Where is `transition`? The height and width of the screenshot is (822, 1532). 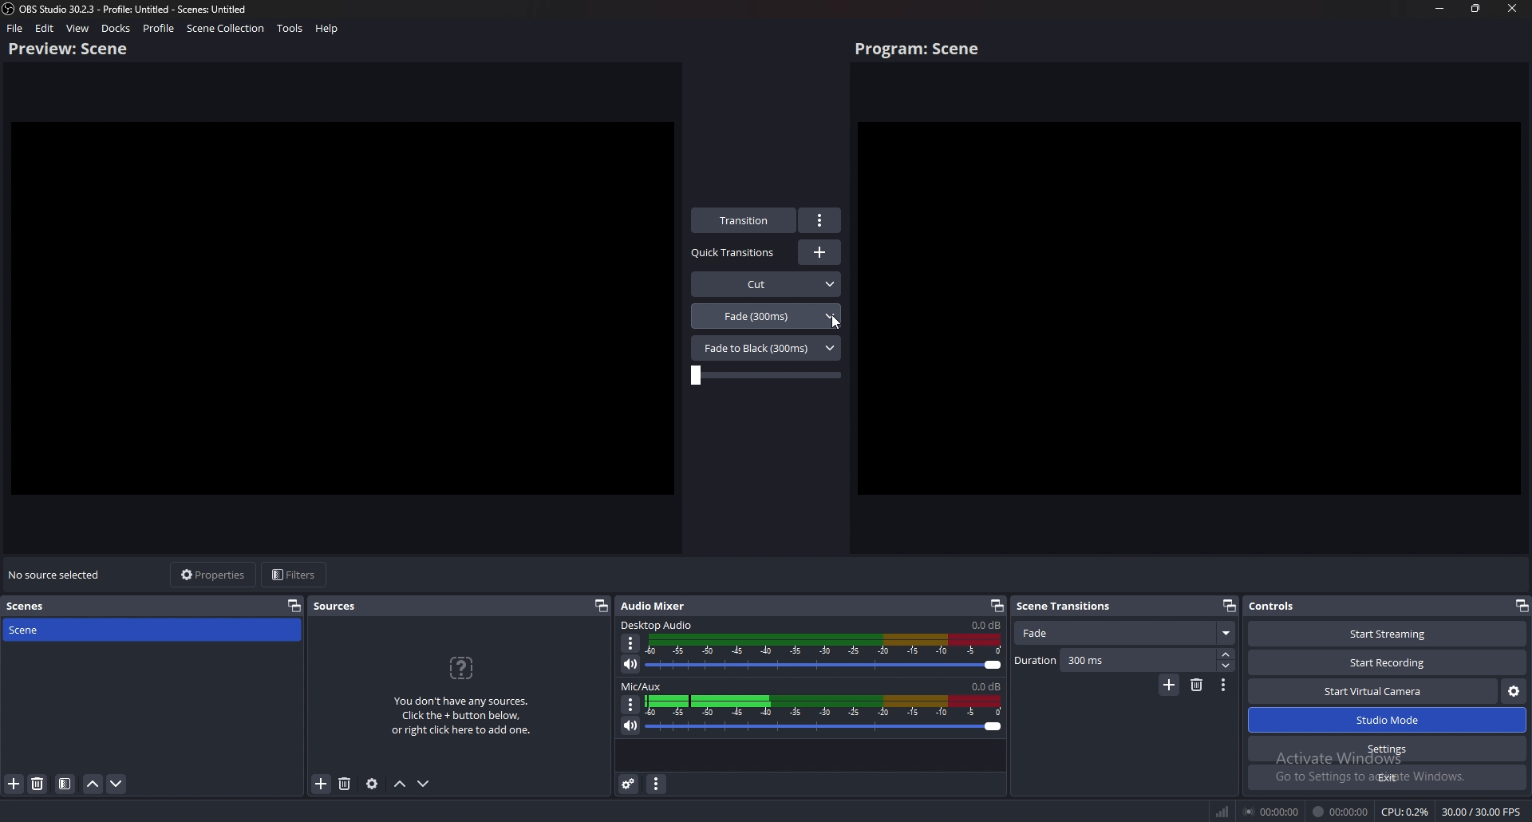
transition is located at coordinates (745, 220).